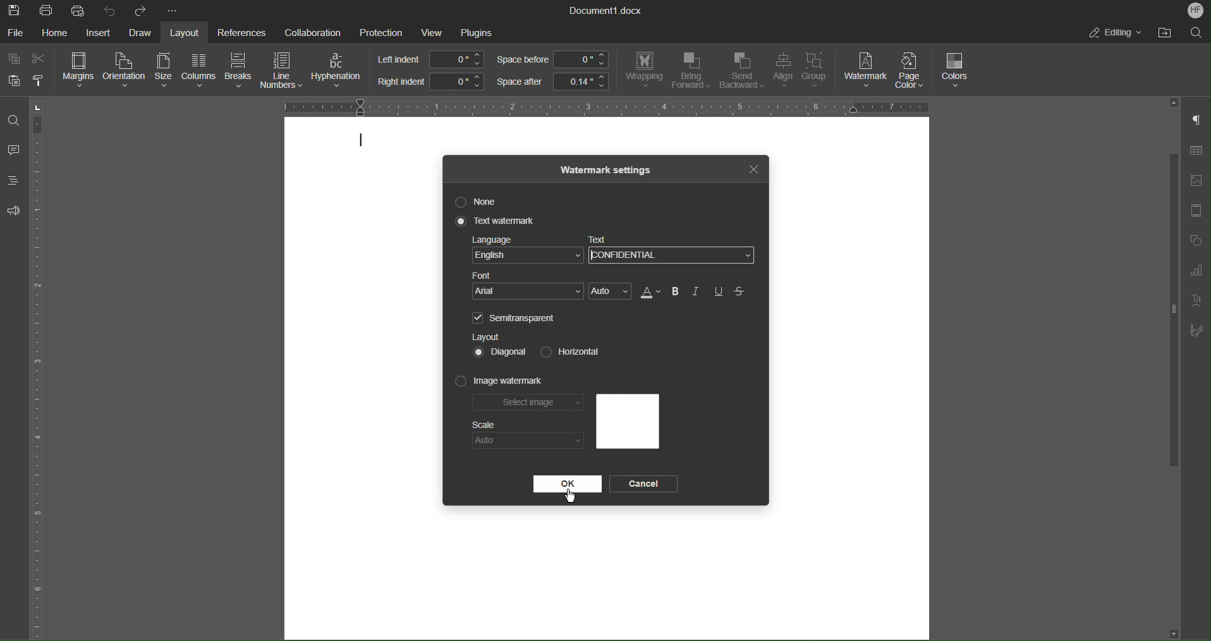 Image resolution: width=1211 pixels, height=641 pixels. I want to click on File, so click(16, 32).